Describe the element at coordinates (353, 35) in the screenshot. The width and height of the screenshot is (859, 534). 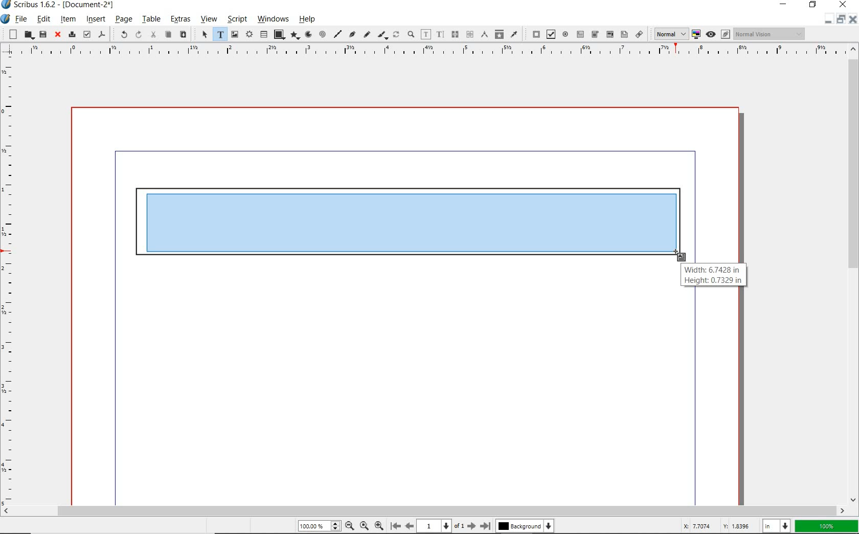
I see `Bezier curve` at that location.